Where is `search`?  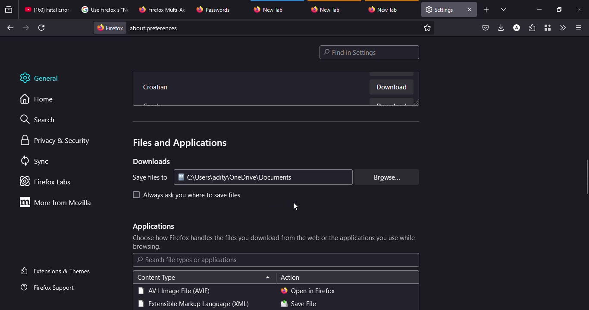 search is located at coordinates (188, 260).